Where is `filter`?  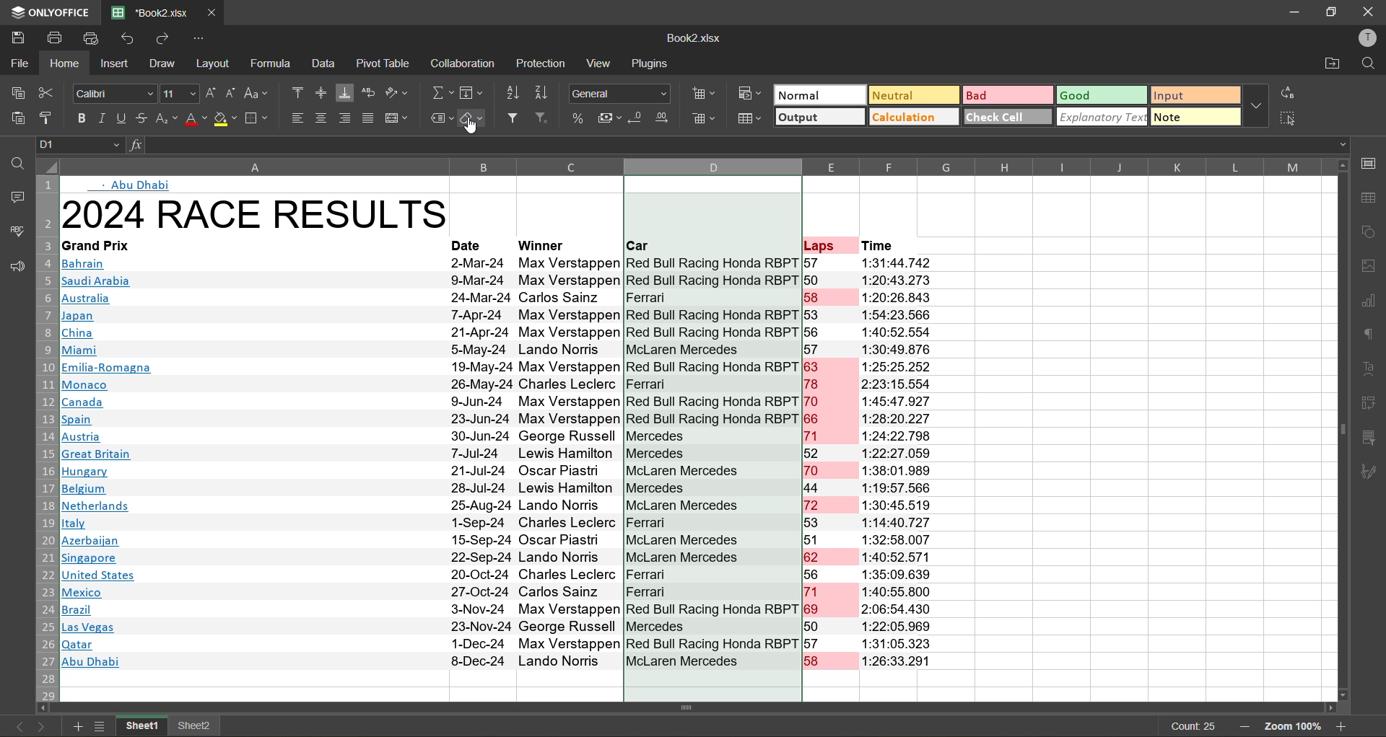
filter is located at coordinates (512, 118).